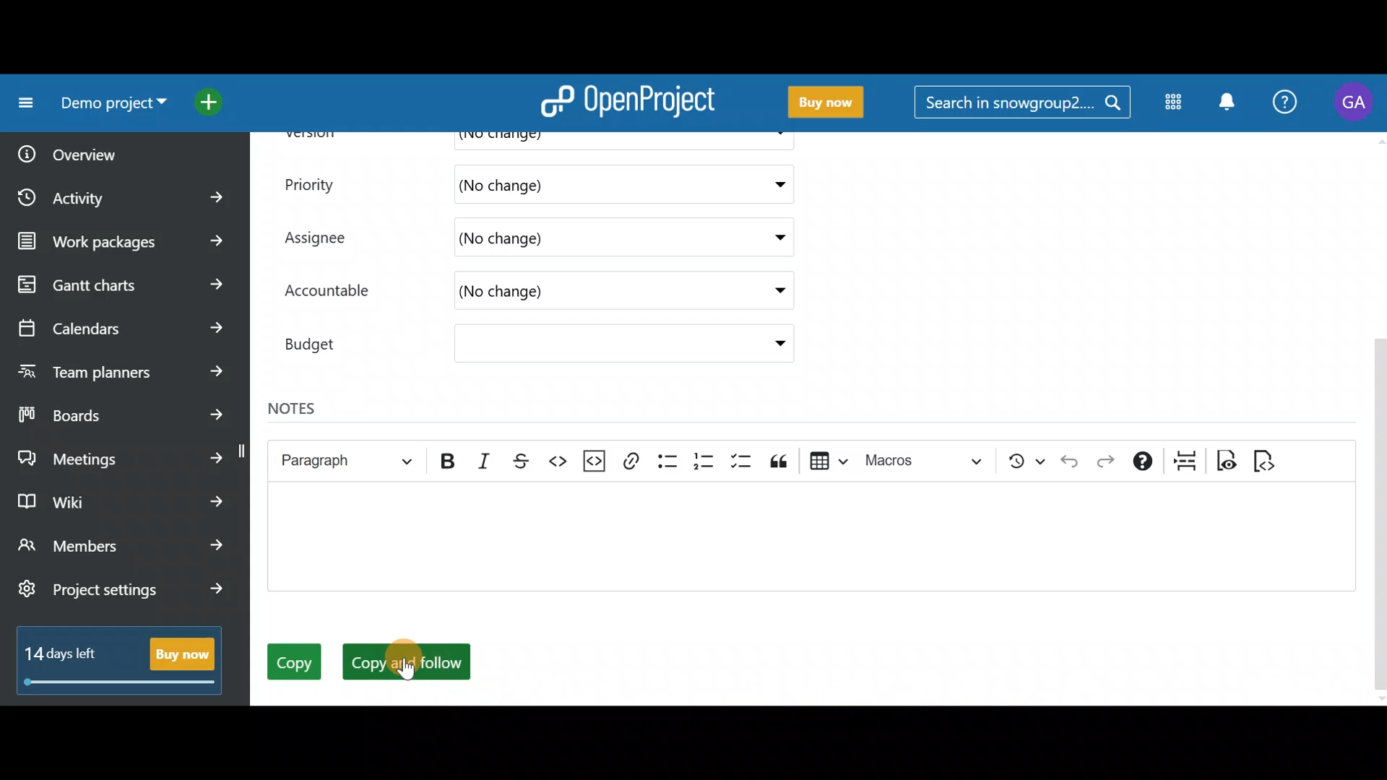 This screenshot has width=1387, height=780. What do you see at coordinates (108, 106) in the screenshot?
I see `Demo project` at bounding box center [108, 106].